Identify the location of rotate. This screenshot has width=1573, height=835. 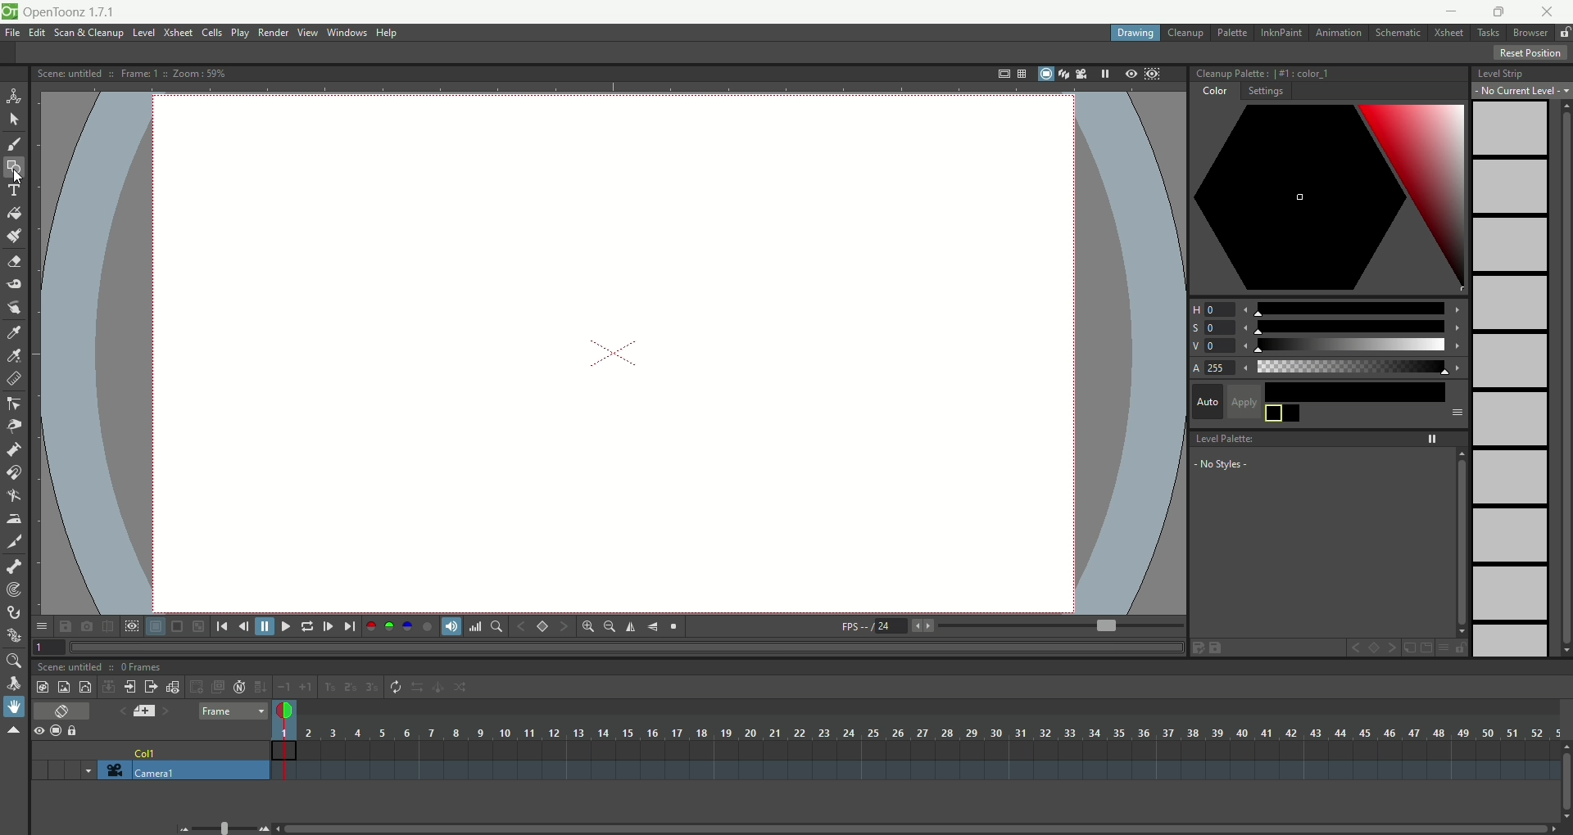
(16, 684).